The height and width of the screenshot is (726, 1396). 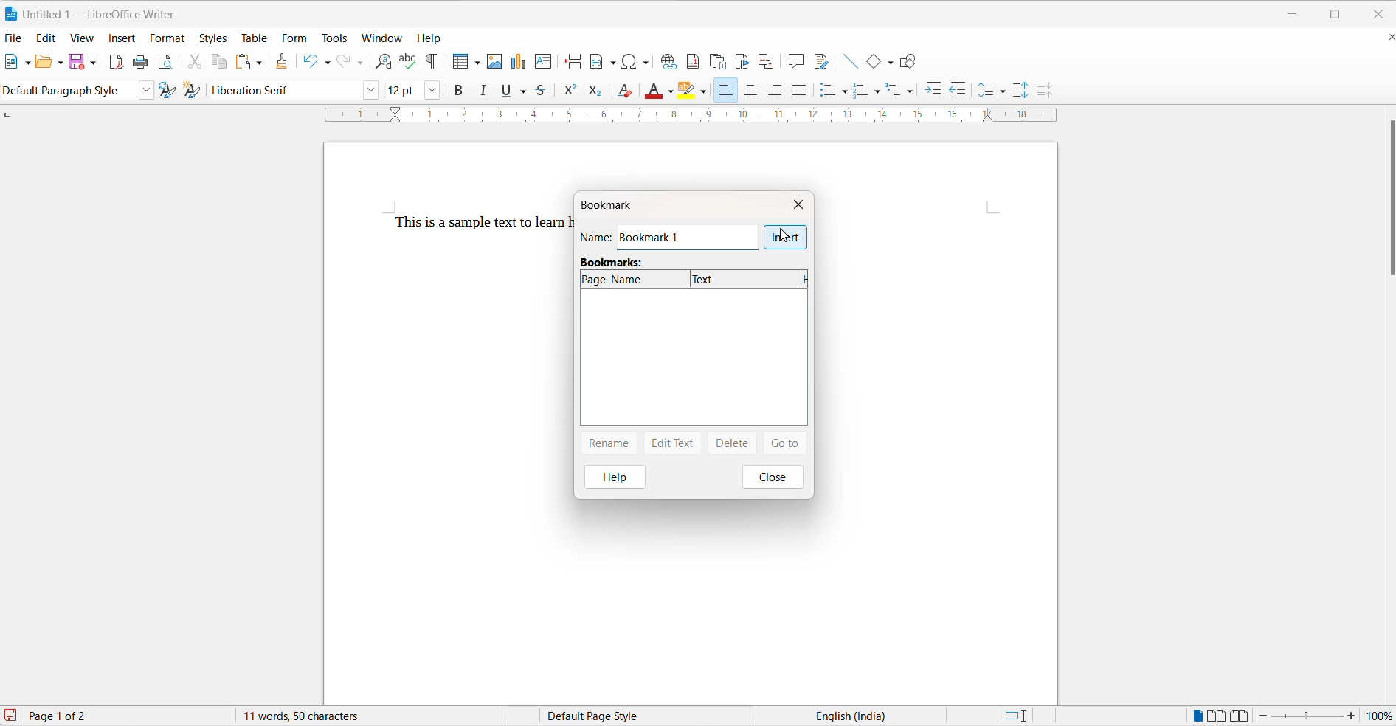 I want to click on file, so click(x=13, y=38).